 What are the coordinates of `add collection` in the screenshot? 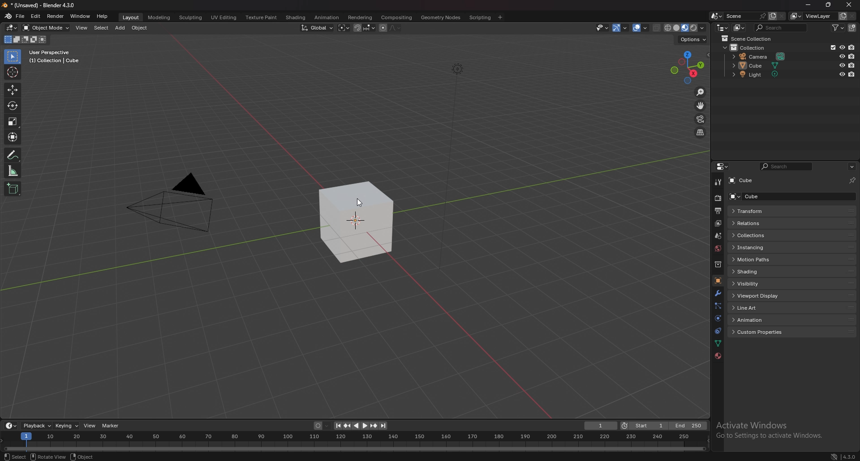 It's located at (852, 27).